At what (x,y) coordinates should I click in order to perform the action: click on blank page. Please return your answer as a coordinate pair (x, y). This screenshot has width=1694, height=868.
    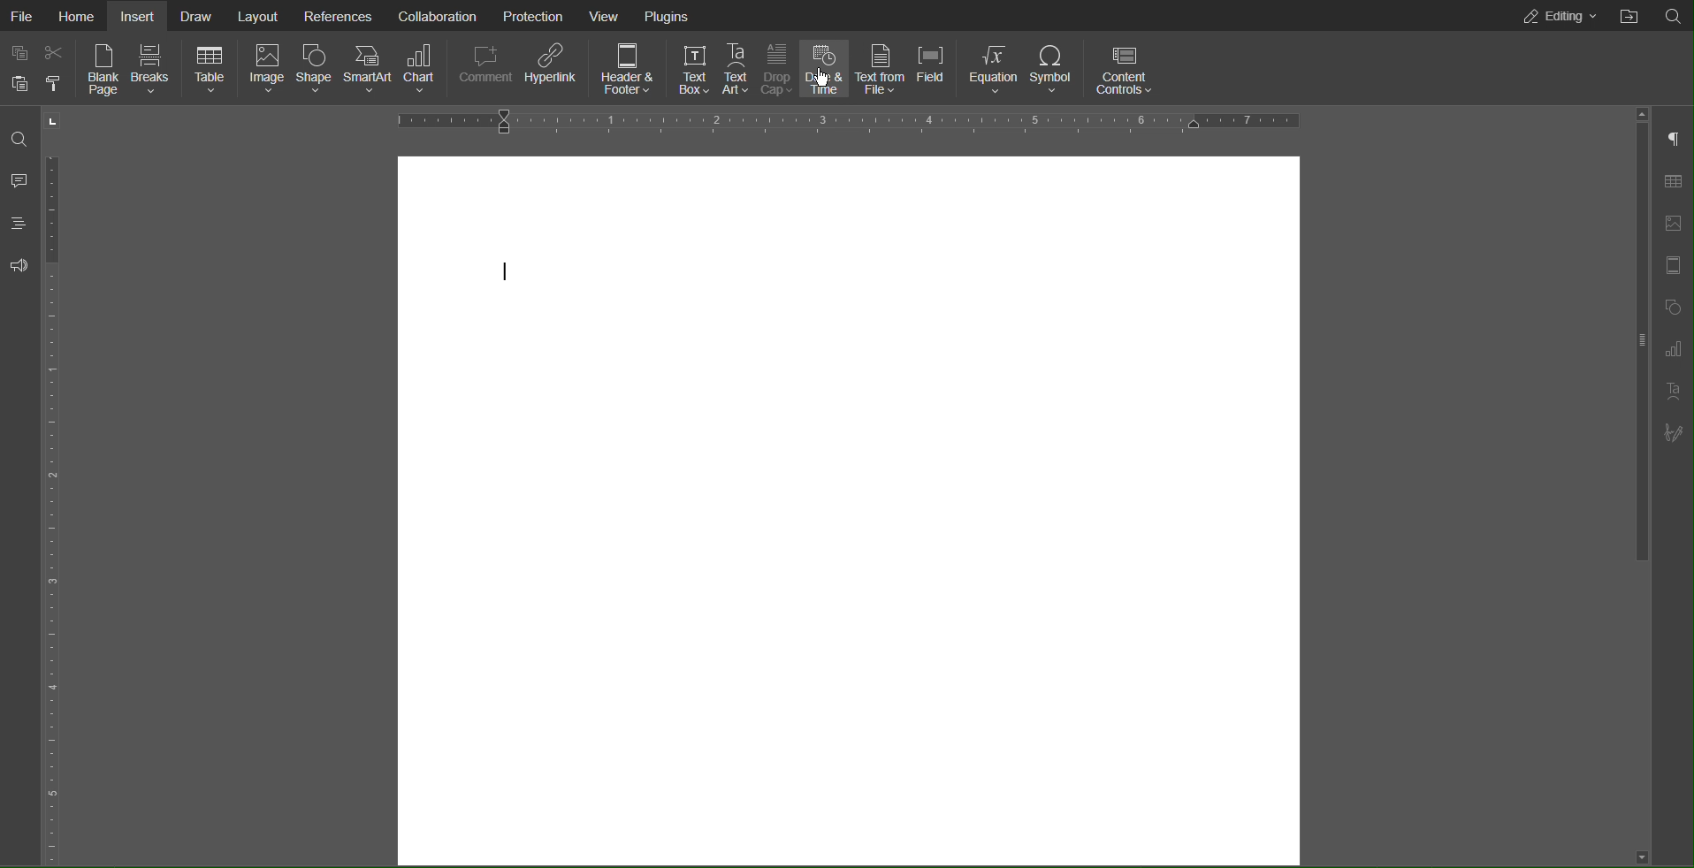
    Looking at the image, I should click on (850, 422).